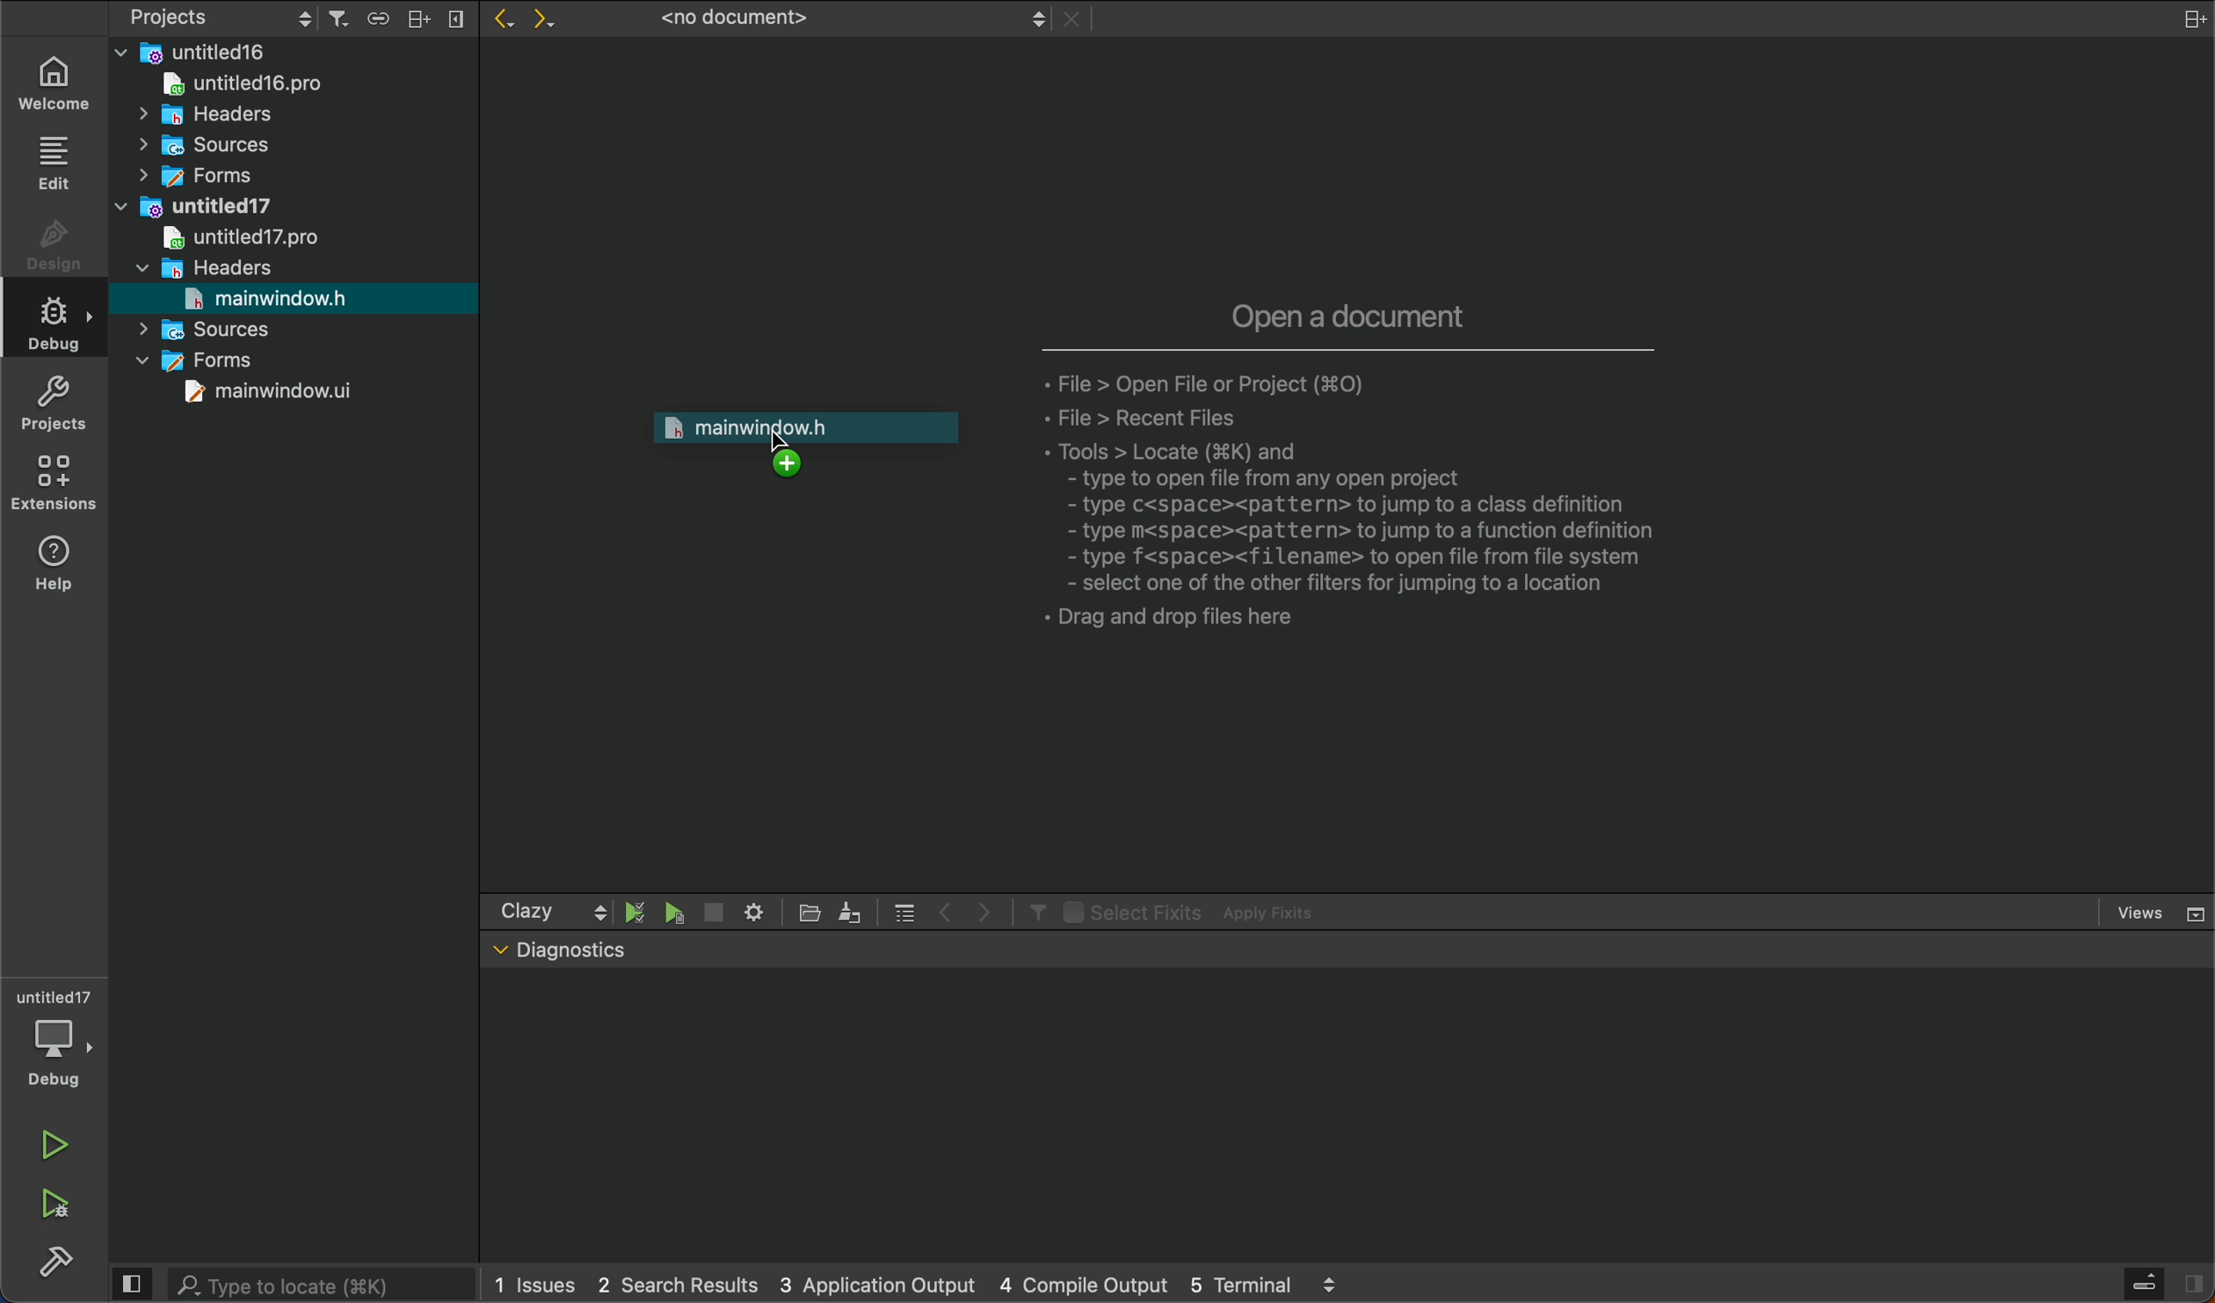  What do you see at coordinates (234, 82) in the screenshot?
I see `untitled16.pro` at bounding box center [234, 82].